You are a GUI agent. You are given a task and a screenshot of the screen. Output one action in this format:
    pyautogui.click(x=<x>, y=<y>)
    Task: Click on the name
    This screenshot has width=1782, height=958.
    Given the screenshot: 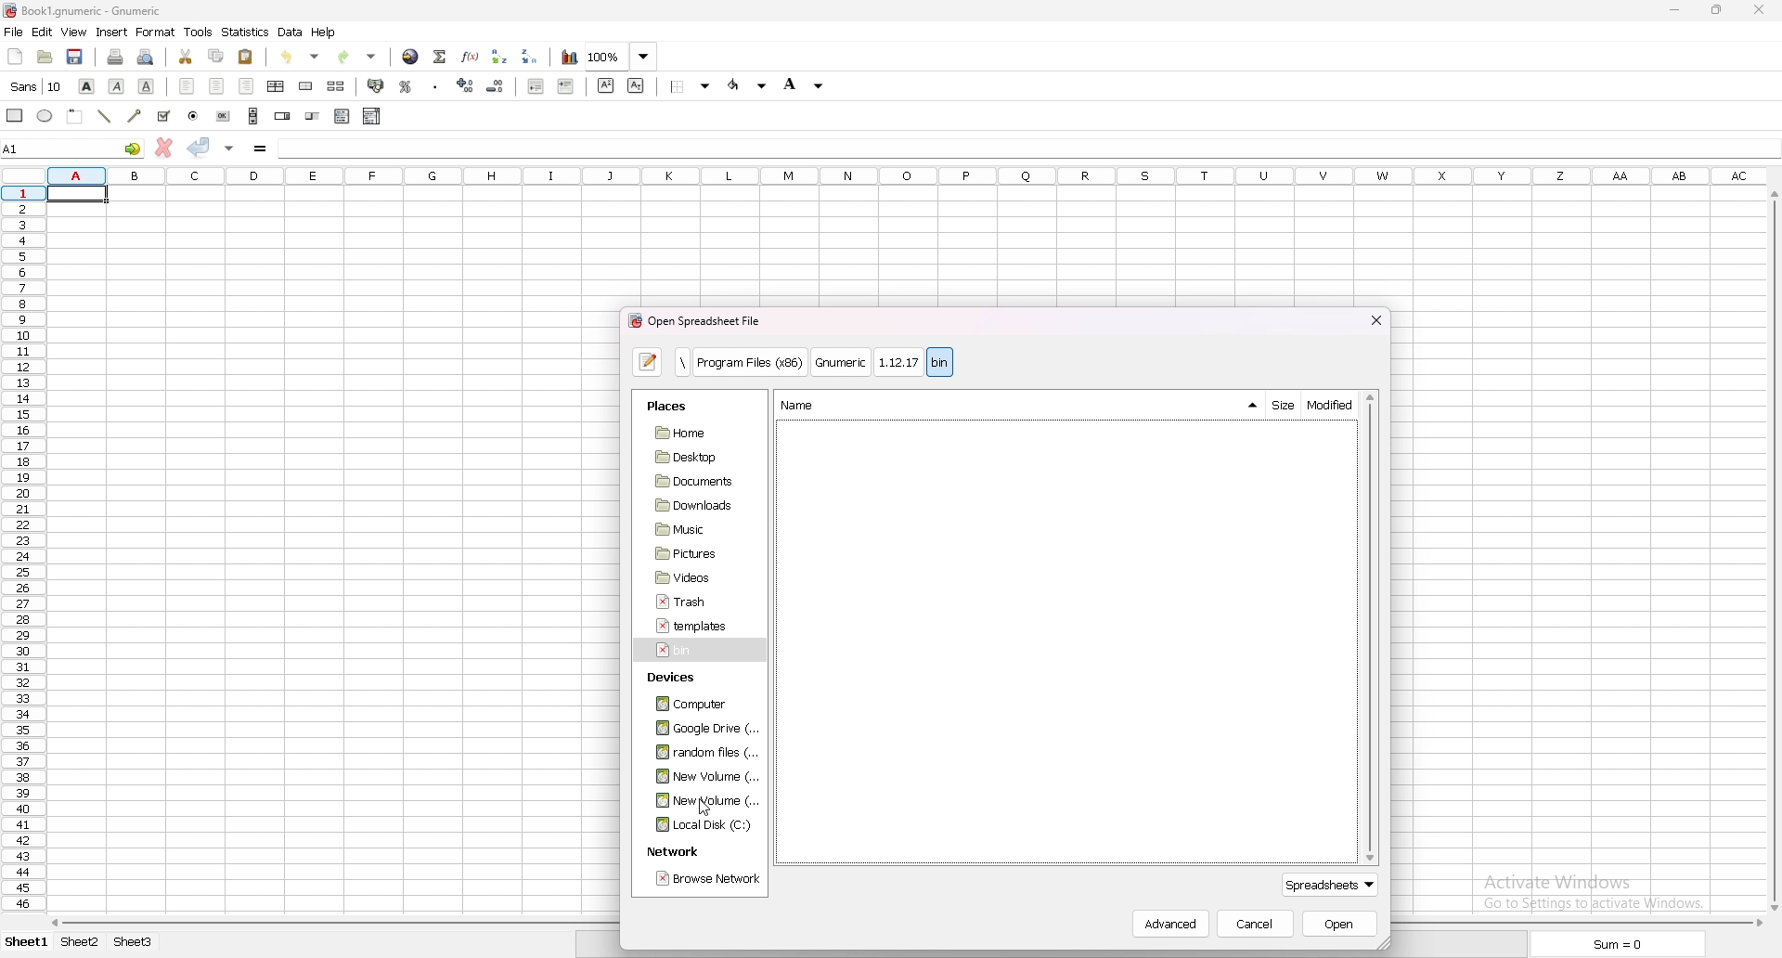 What is the action you would take?
    pyautogui.click(x=798, y=405)
    